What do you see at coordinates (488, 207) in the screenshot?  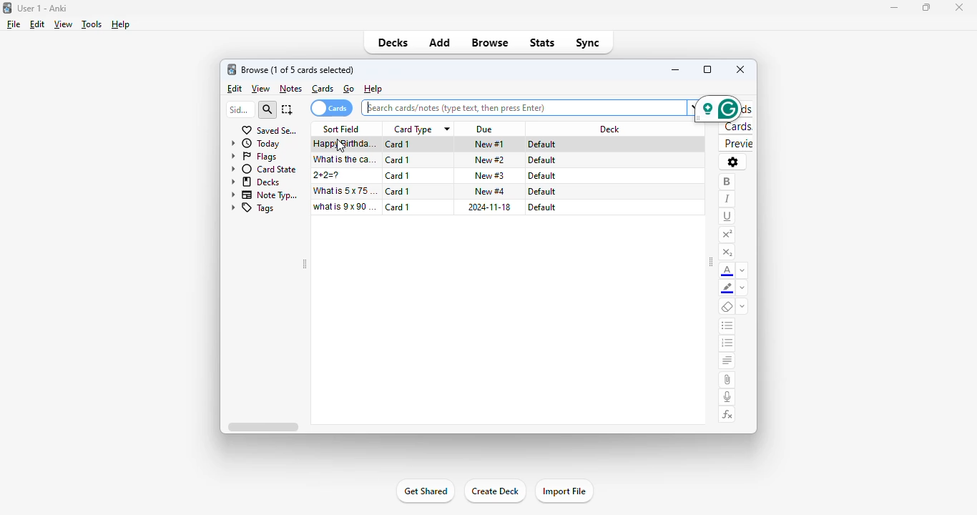 I see `2024-11-18` at bounding box center [488, 207].